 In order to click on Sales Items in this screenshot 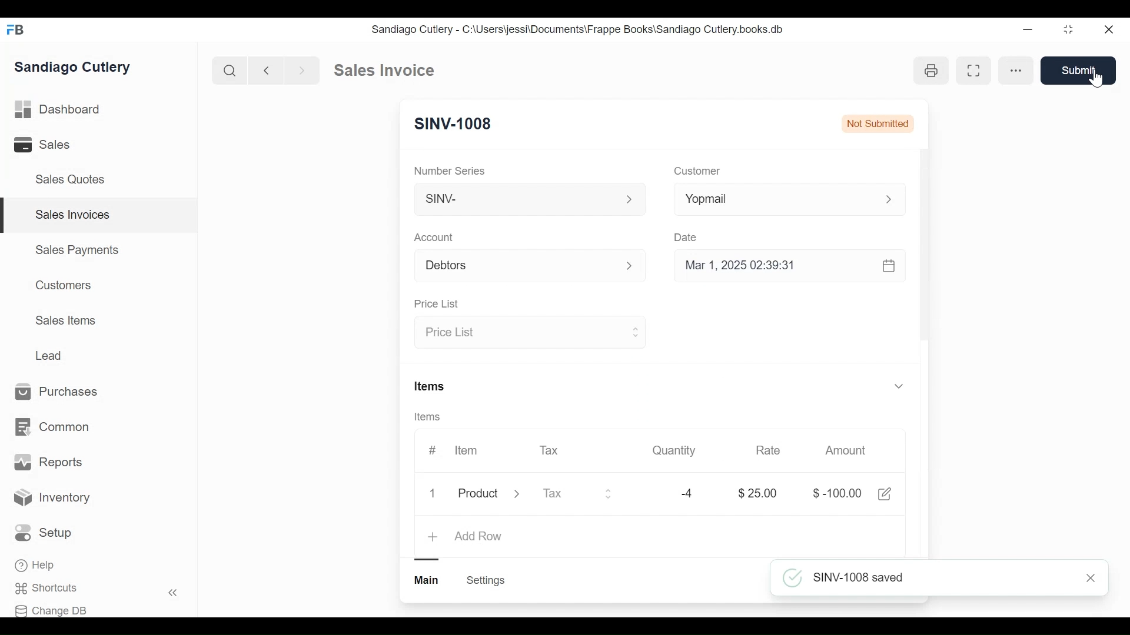, I will do `click(65, 320)`.